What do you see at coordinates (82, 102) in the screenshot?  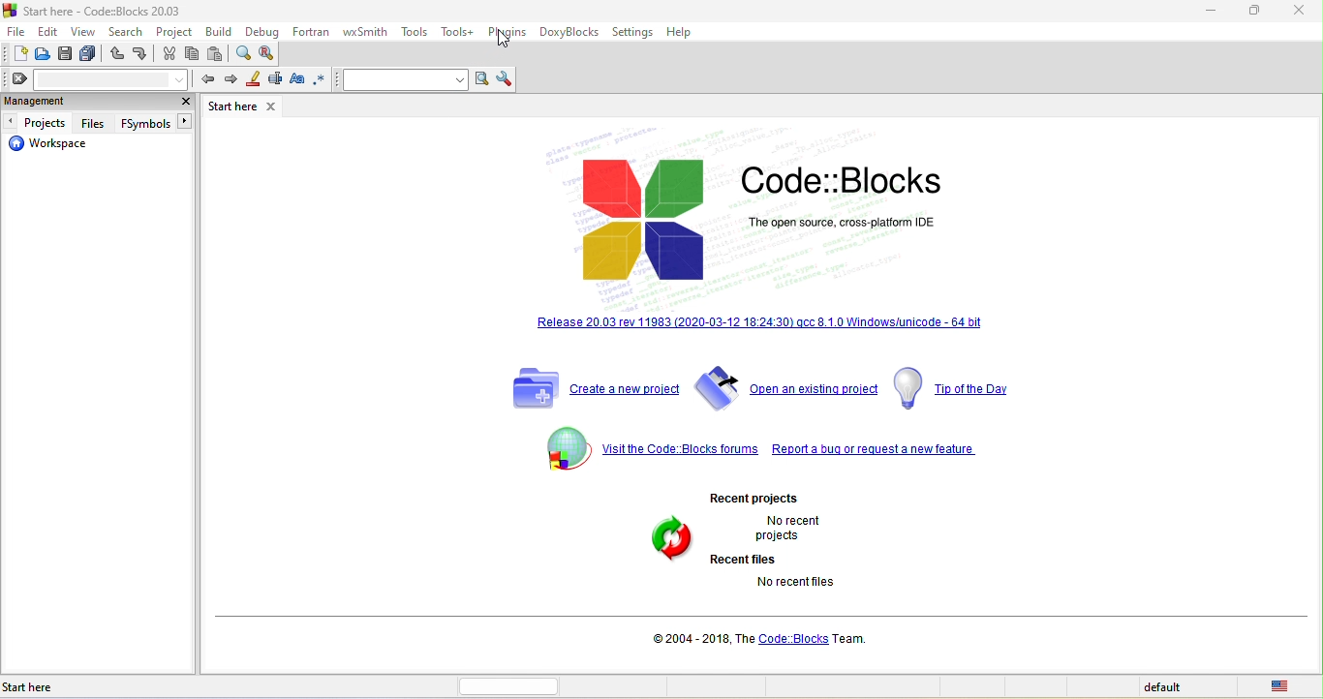 I see `management` at bounding box center [82, 102].